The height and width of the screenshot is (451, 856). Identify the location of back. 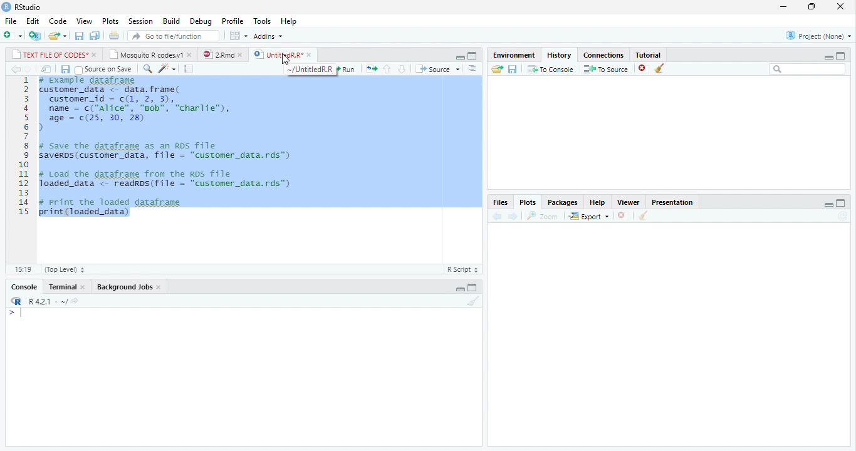
(497, 217).